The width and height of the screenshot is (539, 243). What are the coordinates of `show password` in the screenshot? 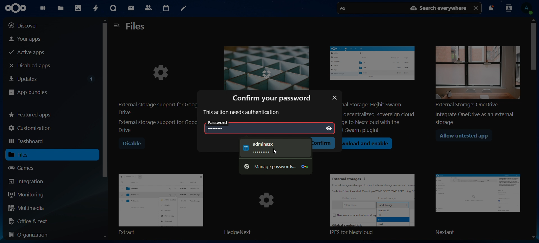 It's located at (329, 129).